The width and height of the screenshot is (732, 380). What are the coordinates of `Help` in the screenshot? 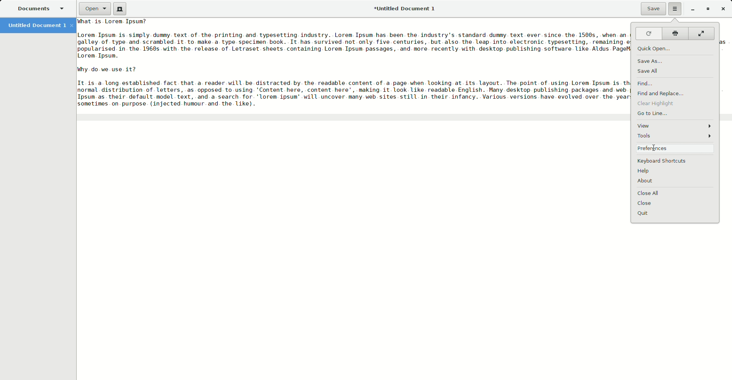 It's located at (646, 172).